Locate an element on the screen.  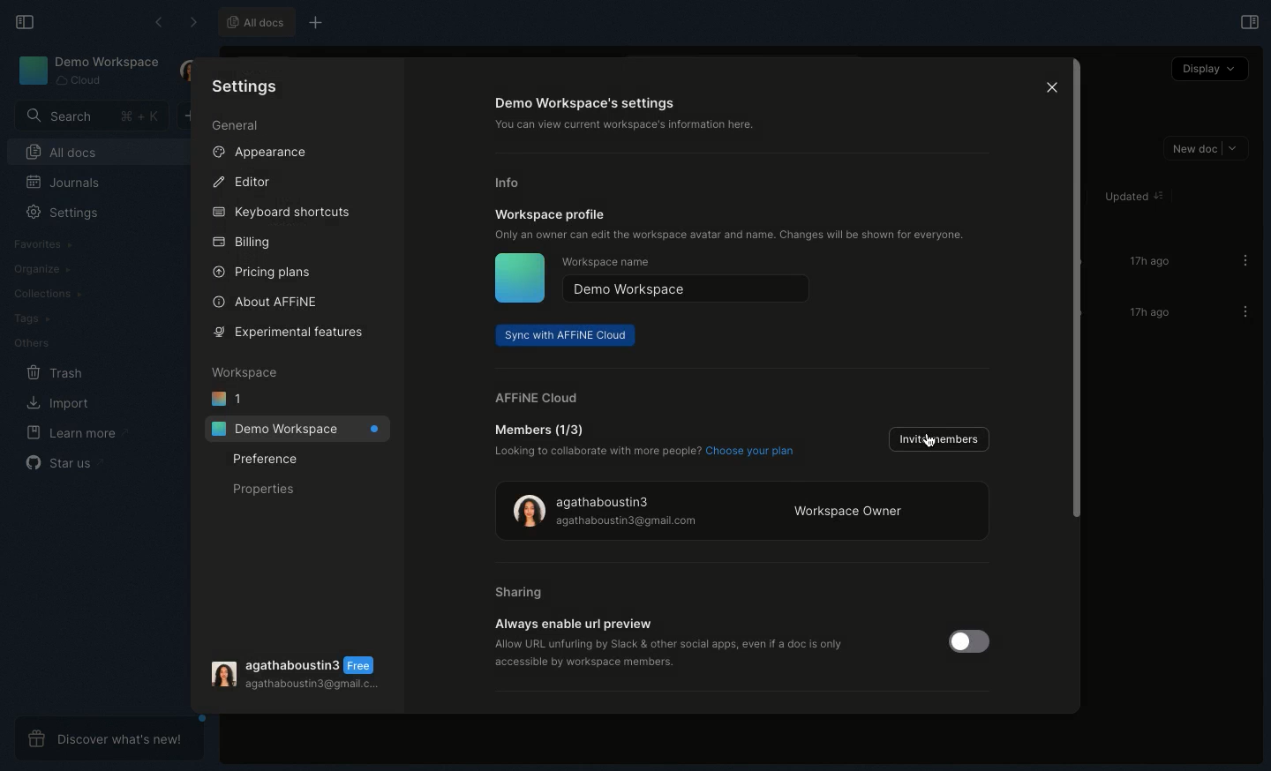
Preference is located at coordinates (267, 460).